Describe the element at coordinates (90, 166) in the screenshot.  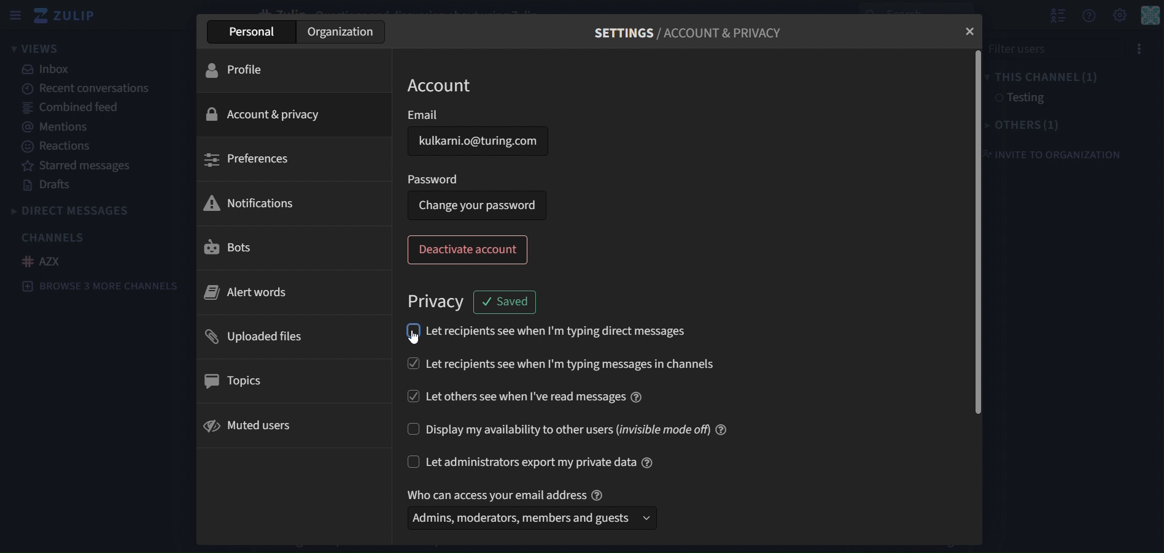
I see `starred messages` at that location.